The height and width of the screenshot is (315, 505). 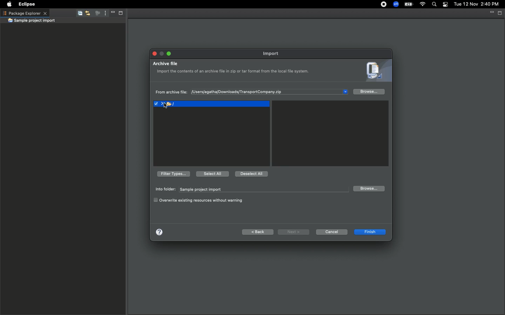 I want to click on Open menu, so click(x=347, y=92).